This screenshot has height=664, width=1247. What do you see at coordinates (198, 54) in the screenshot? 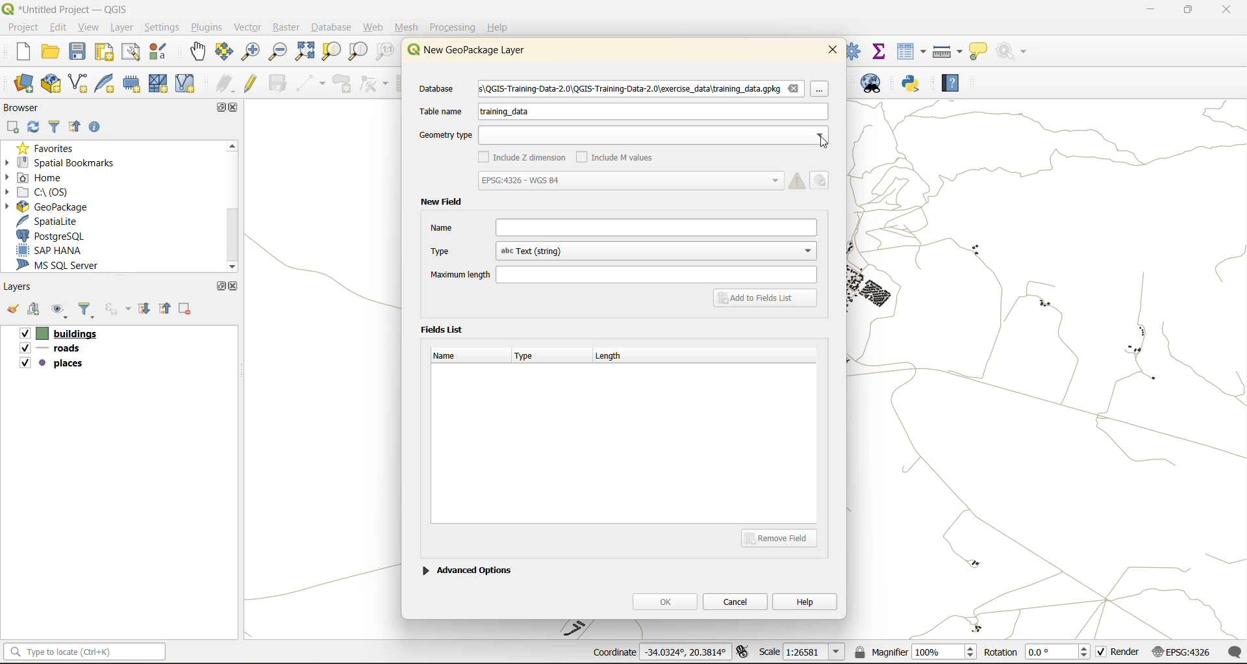
I see `pan map` at bounding box center [198, 54].